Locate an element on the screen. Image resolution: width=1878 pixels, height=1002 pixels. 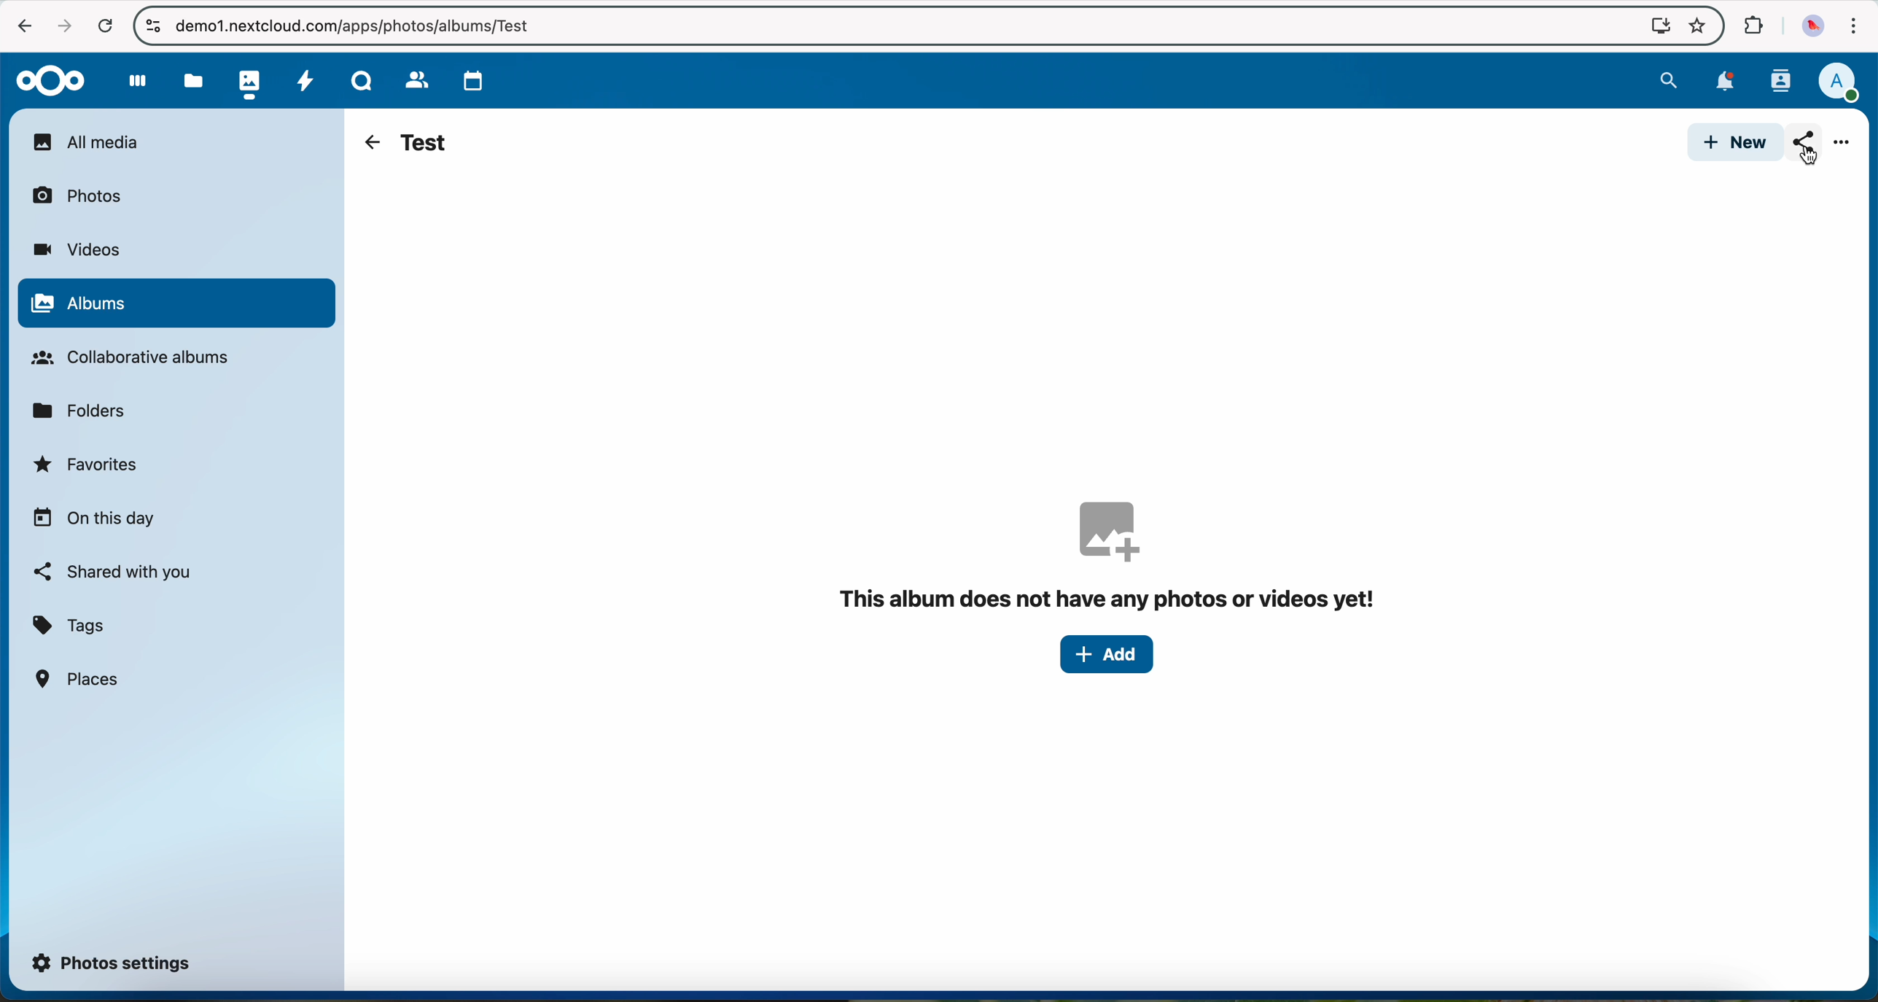
all media is located at coordinates (175, 141).